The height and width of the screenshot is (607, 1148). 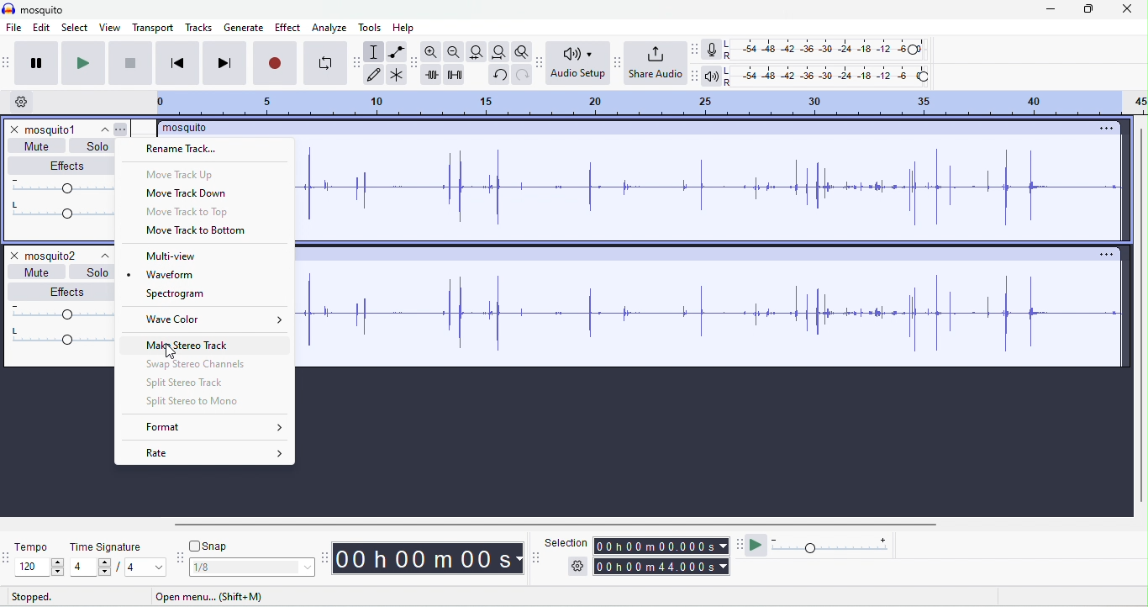 I want to click on zoom in, so click(x=432, y=52).